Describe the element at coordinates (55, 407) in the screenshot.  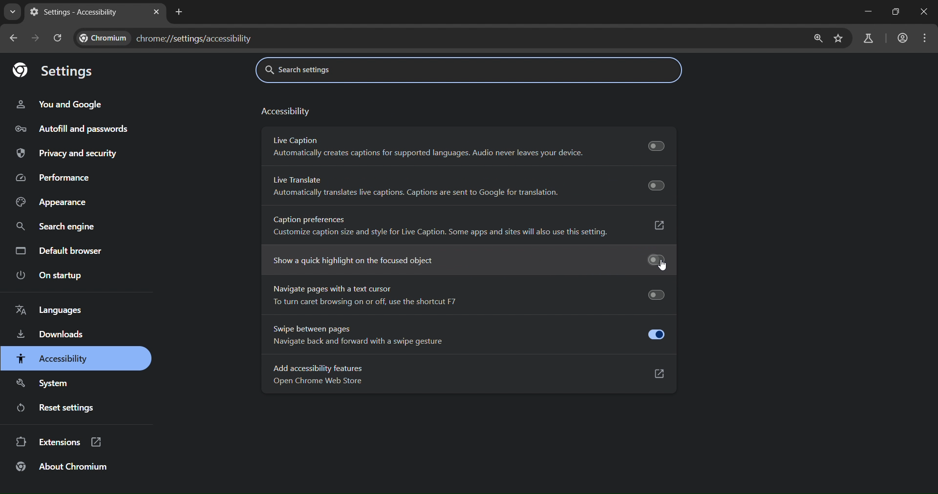
I see `reset settings` at that location.